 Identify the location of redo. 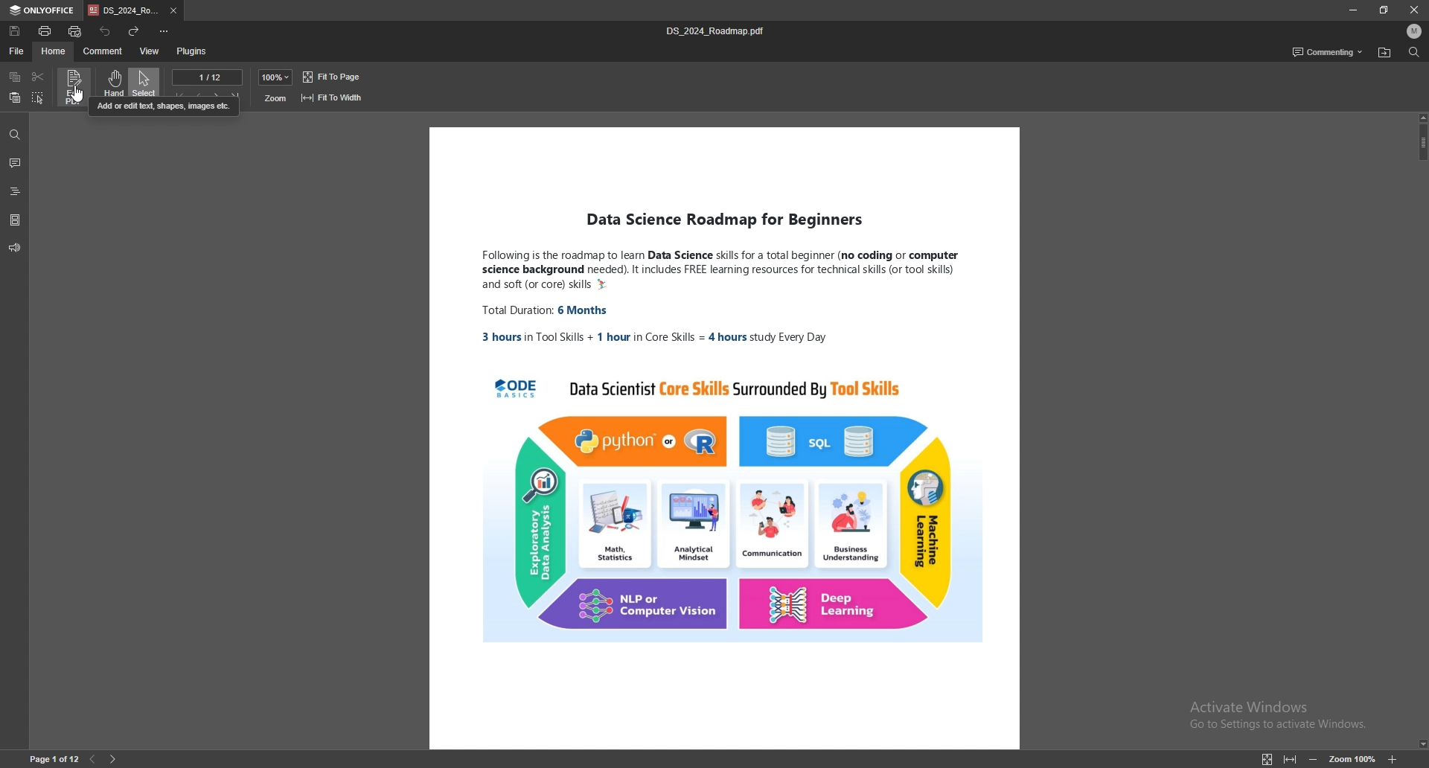
(134, 31).